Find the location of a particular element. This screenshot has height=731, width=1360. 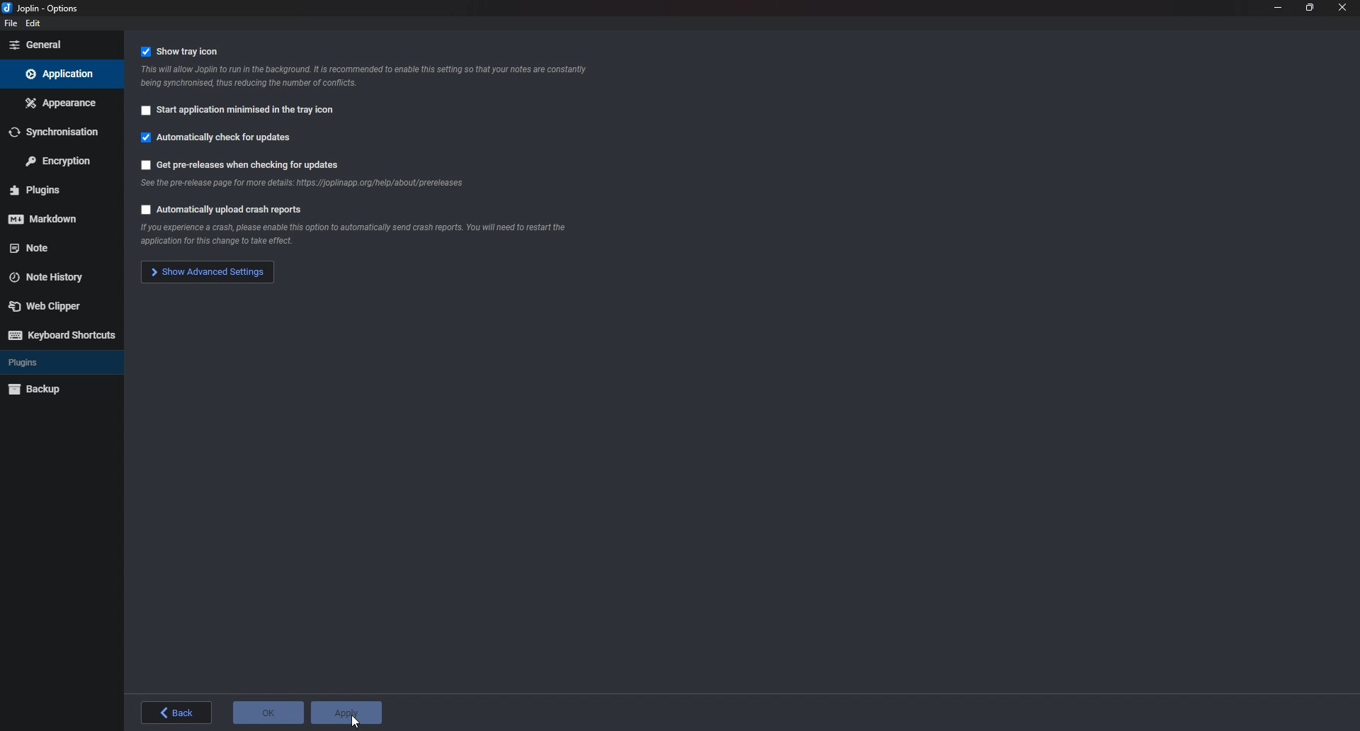

Synchronization is located at coordinates (60, 130).